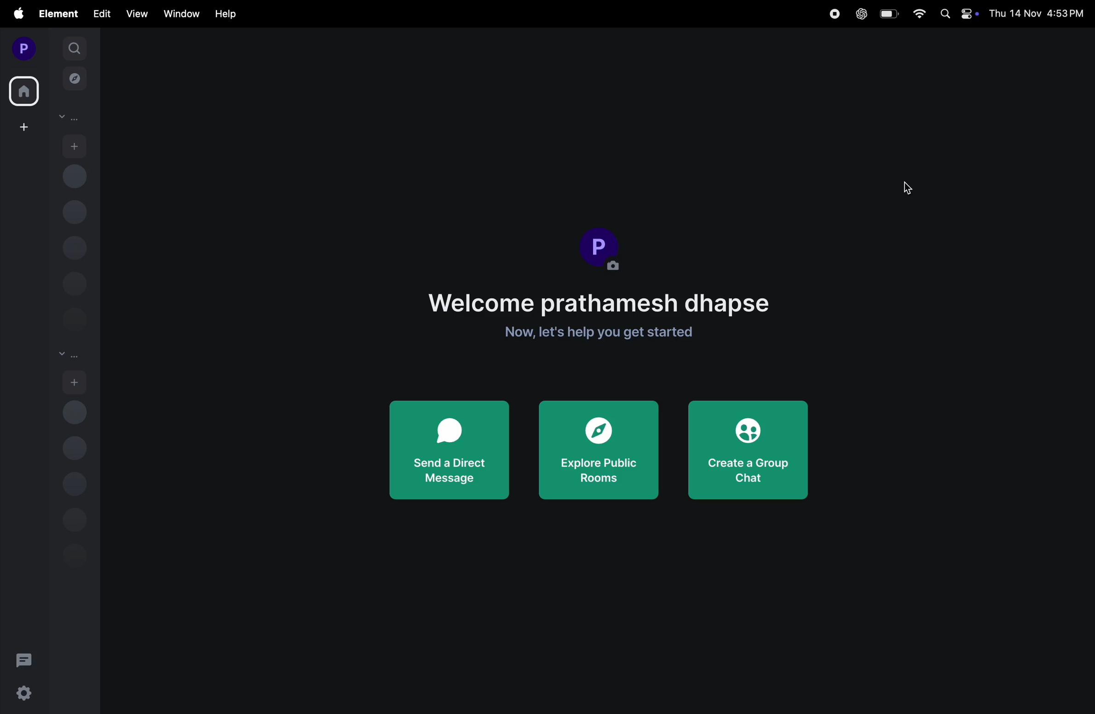 Image resolution: width=1095 pixels, height=714 pixels. What do you see at coordinates (180, 13) in the screenshot?
I see `window` at bounding box center [180, 13].